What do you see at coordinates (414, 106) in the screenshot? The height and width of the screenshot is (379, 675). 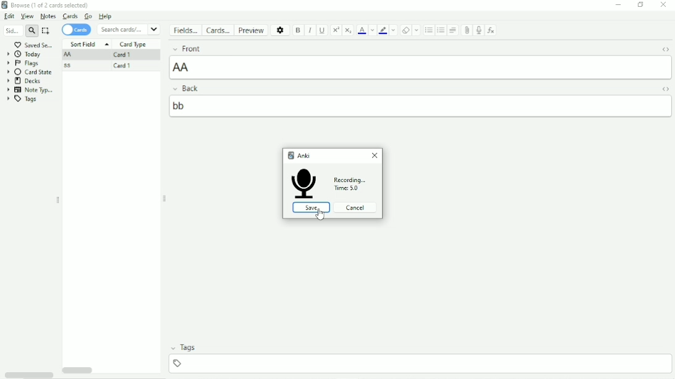 I see `bb` at bounding box center [414, 106].